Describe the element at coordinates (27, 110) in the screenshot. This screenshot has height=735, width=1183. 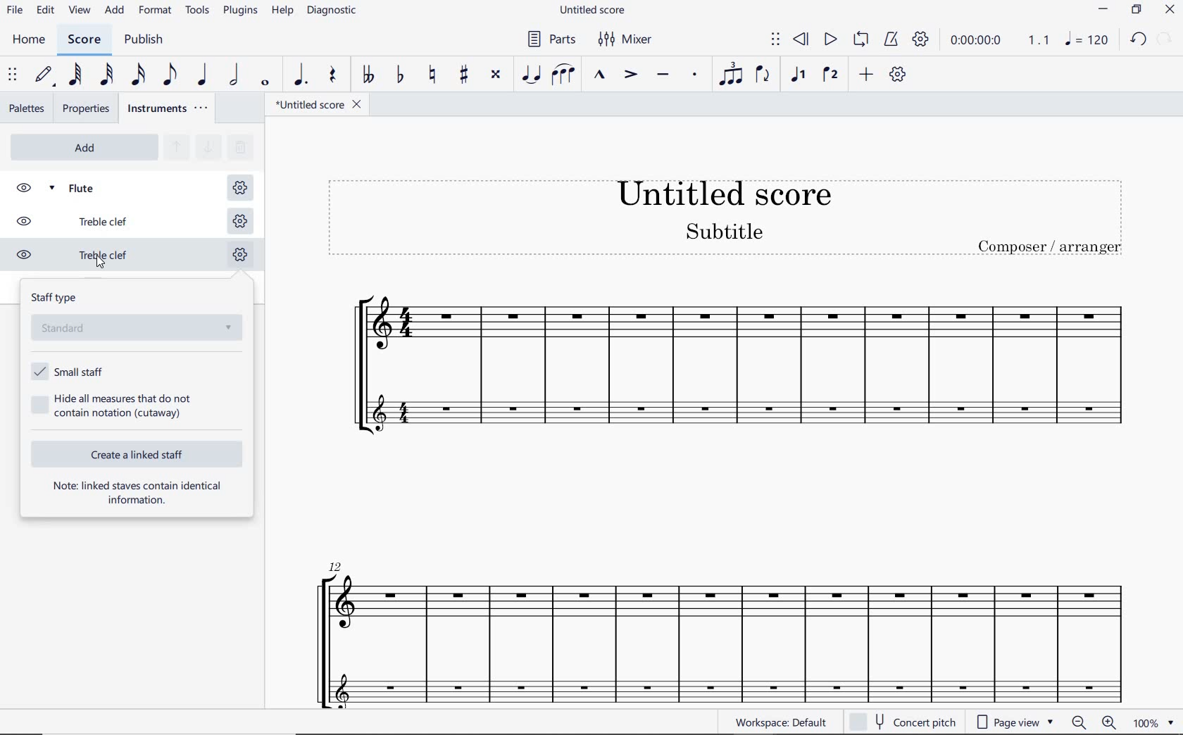
I see `palettes` at that location.